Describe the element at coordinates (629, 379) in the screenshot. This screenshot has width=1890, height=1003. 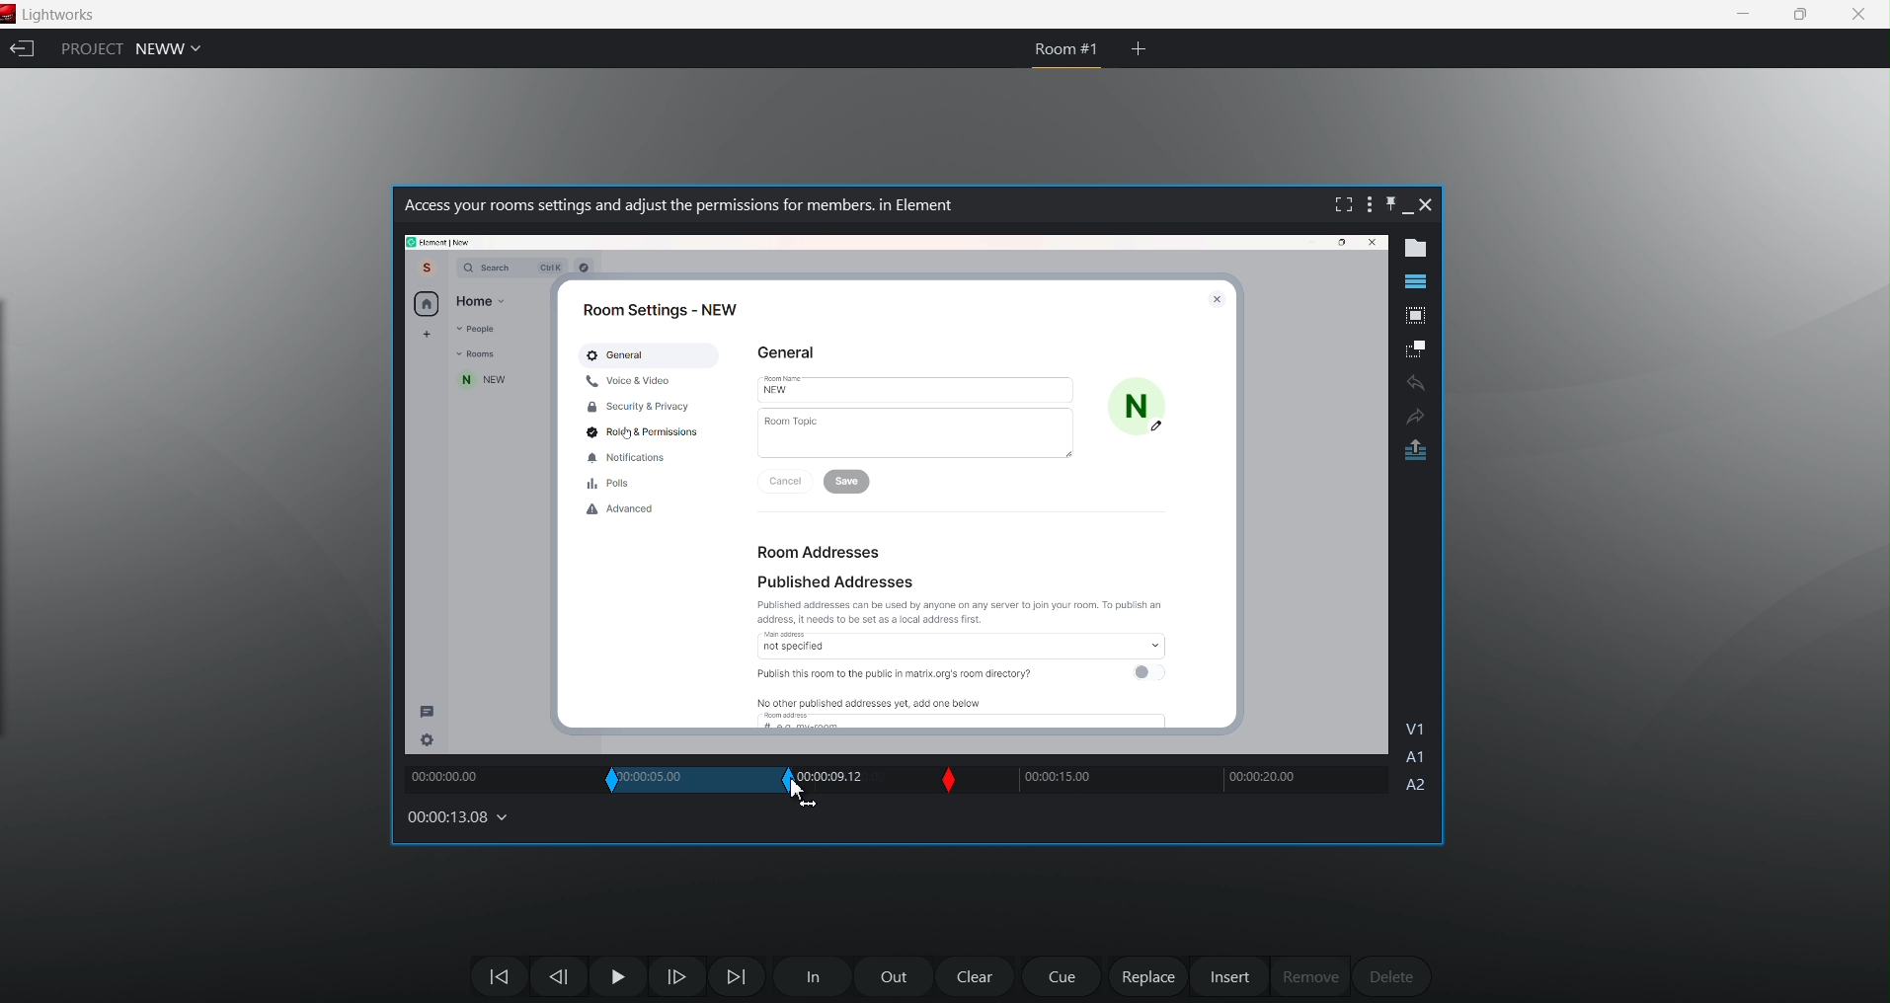
I see `Voice & Video` at that location.